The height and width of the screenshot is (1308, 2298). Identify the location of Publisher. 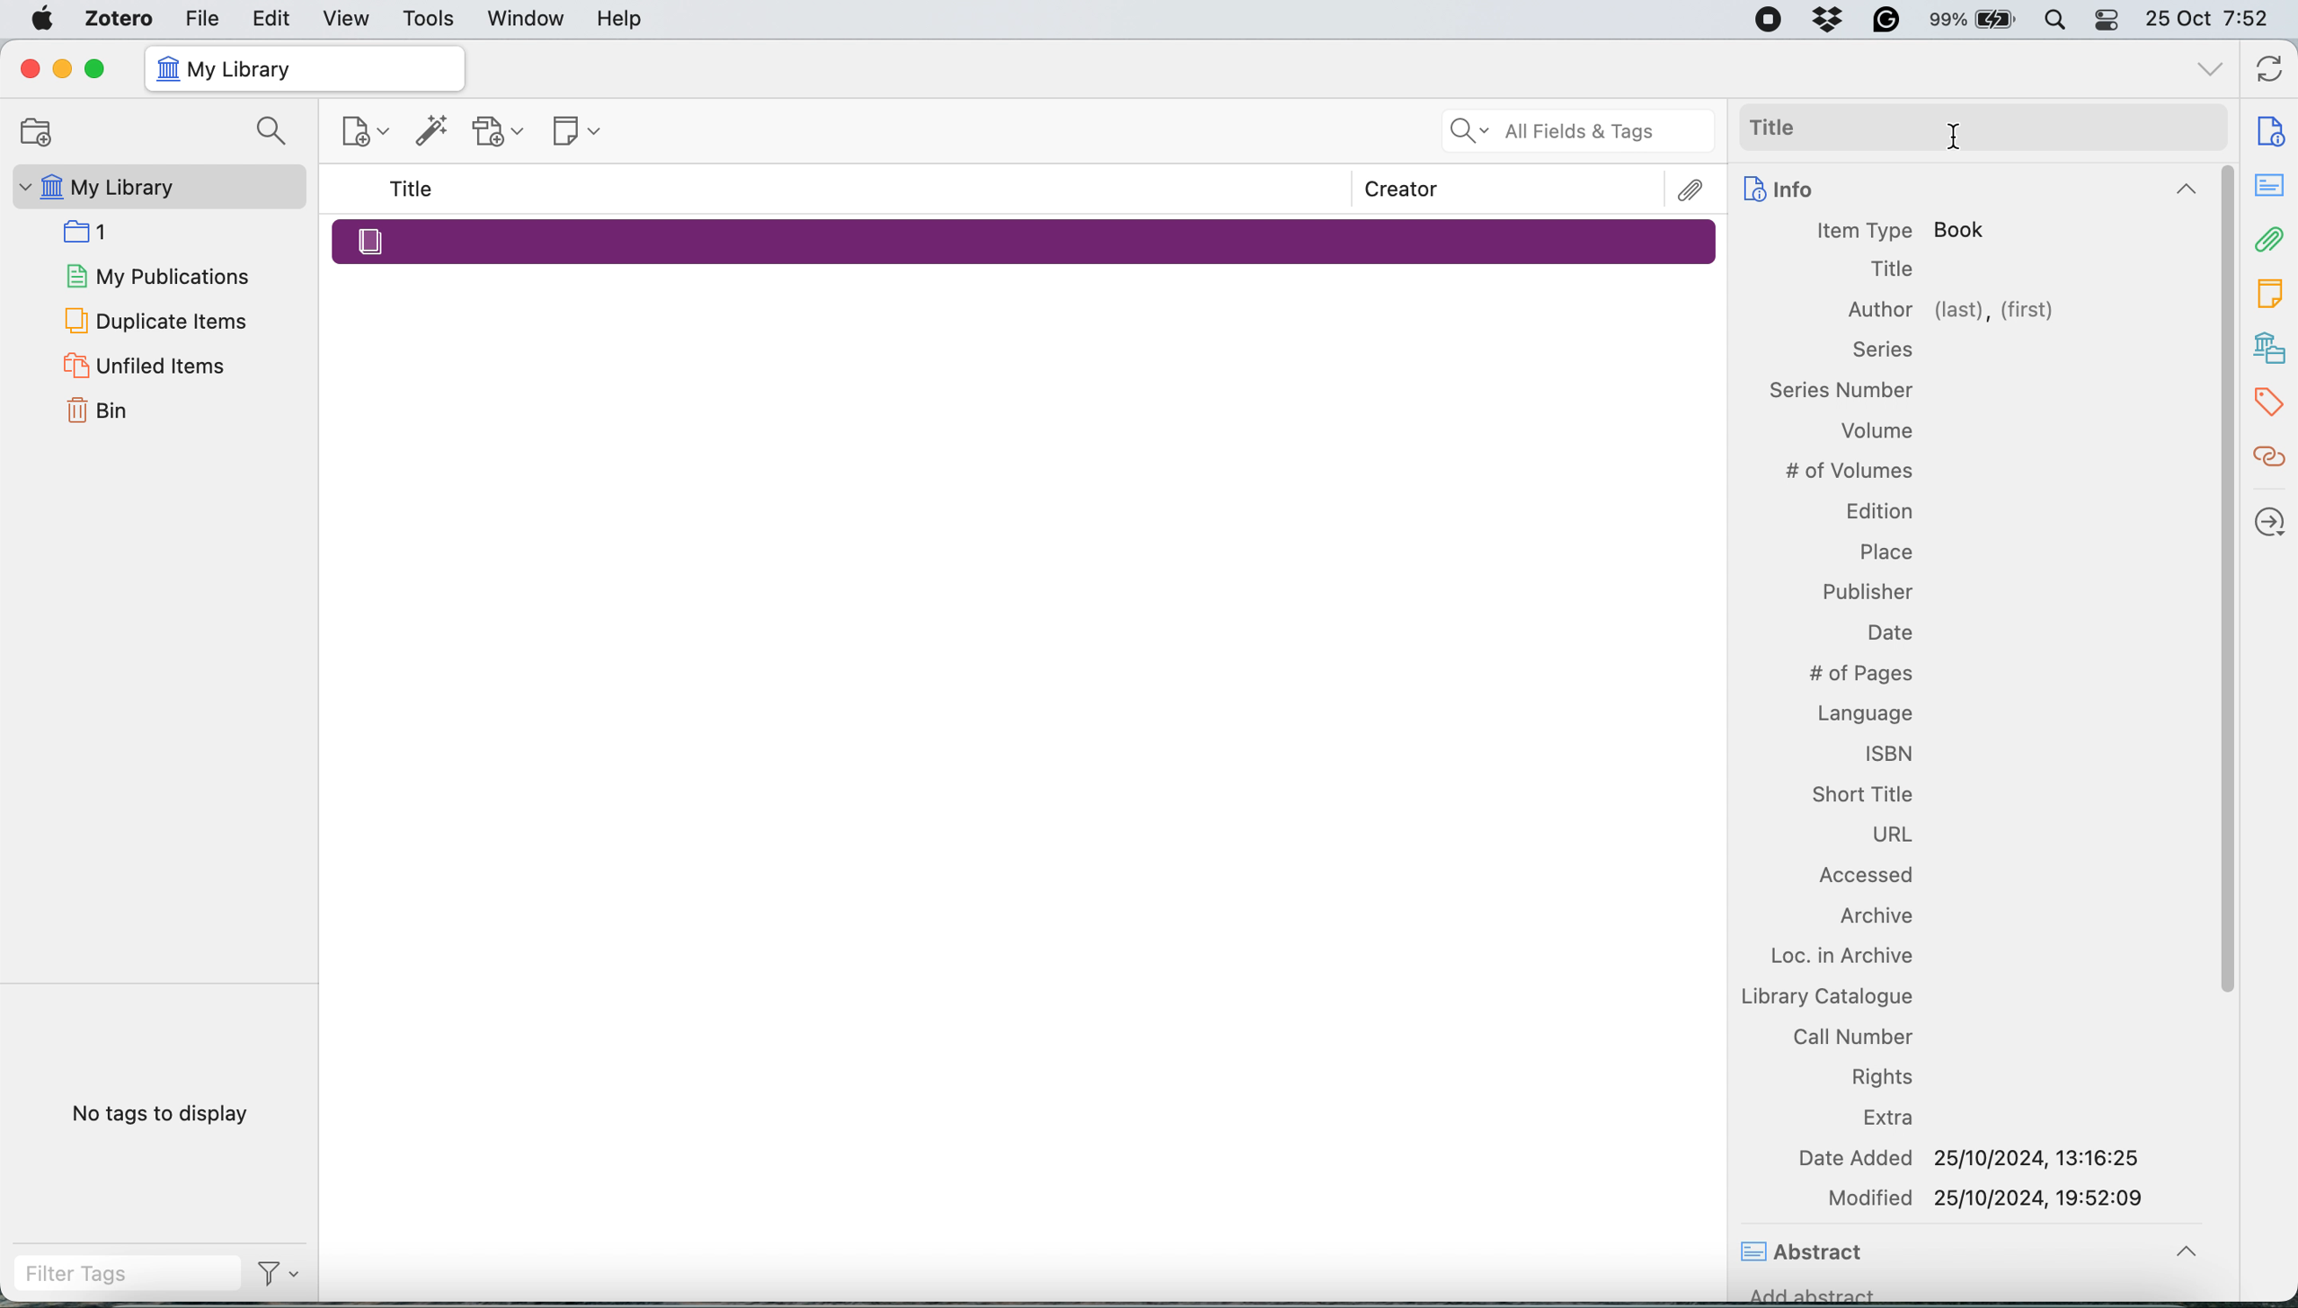
(1868, 591).